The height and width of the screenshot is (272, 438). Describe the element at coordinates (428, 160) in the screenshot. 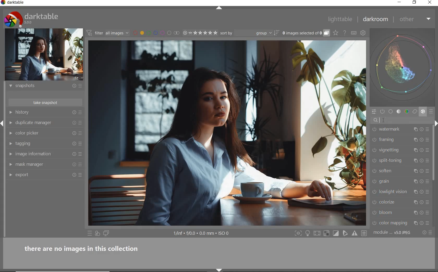

I see `preset and preferences` at that location.